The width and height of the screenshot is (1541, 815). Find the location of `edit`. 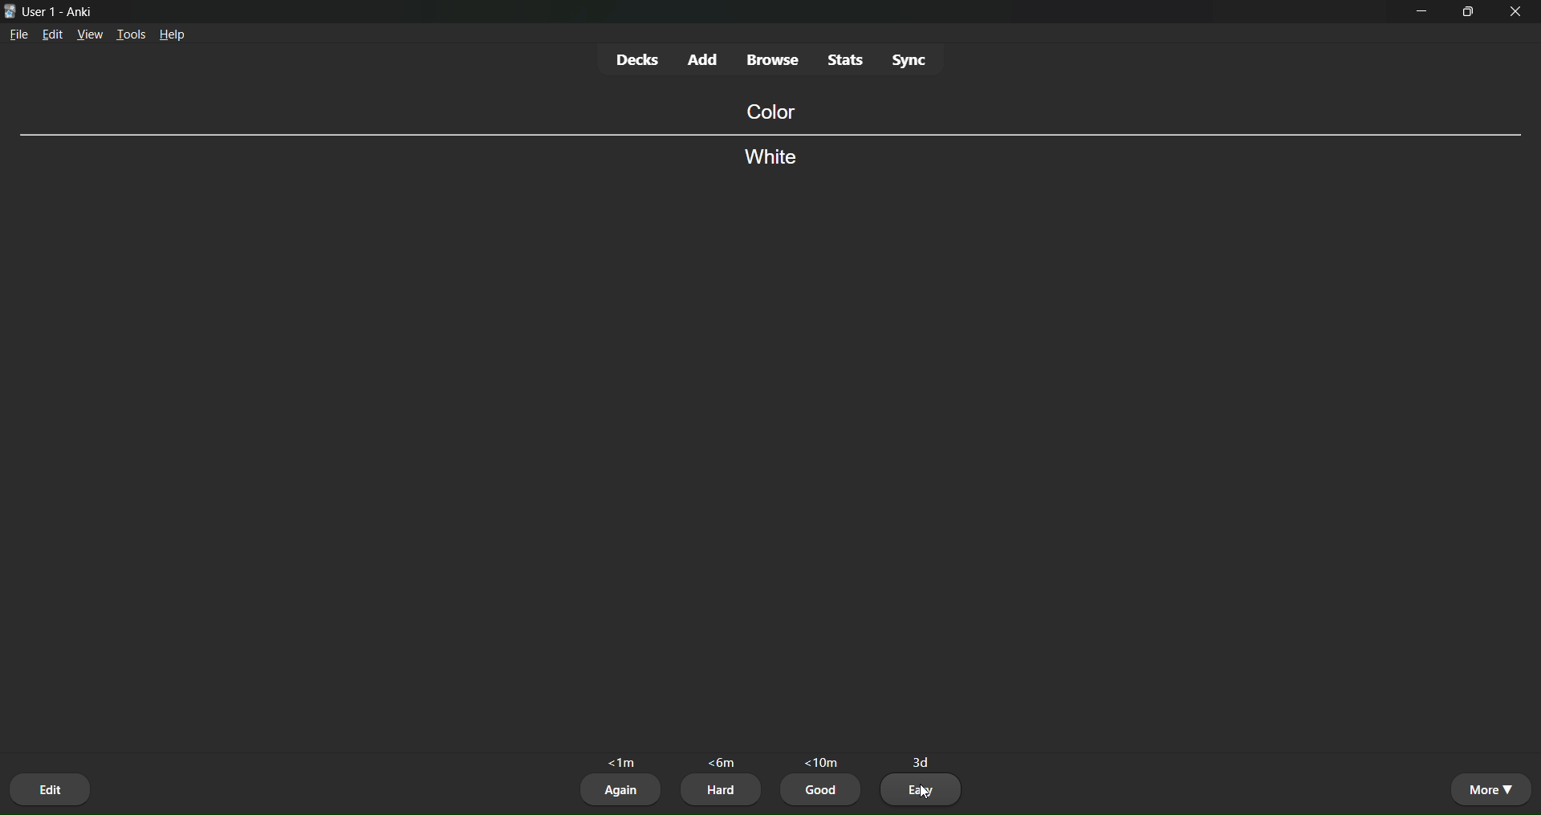

edit is located at coordinates (52, 37).